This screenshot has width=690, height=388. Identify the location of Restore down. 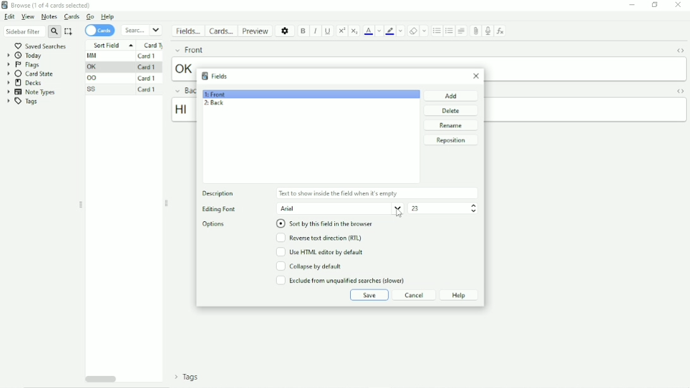
(655, 5).